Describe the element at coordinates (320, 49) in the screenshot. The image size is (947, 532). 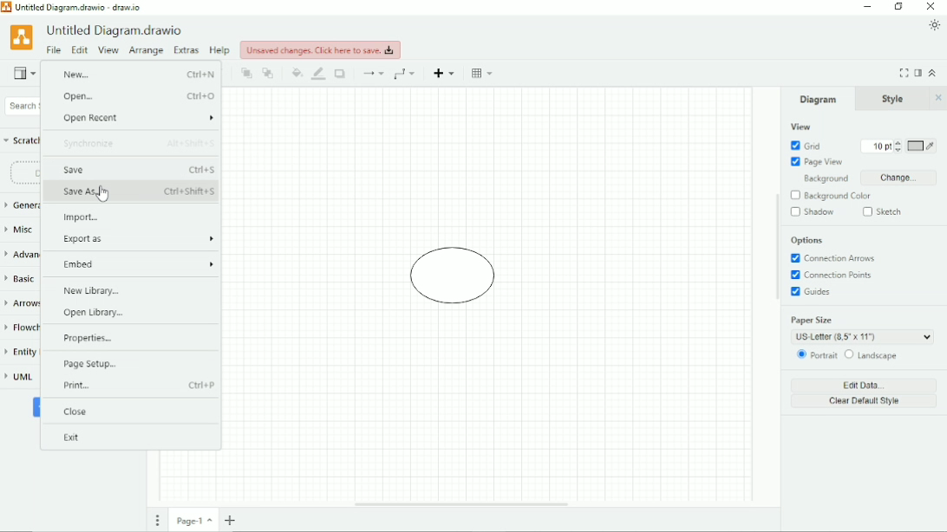
I see `Unsaved changes. click here to save. ` at that location.